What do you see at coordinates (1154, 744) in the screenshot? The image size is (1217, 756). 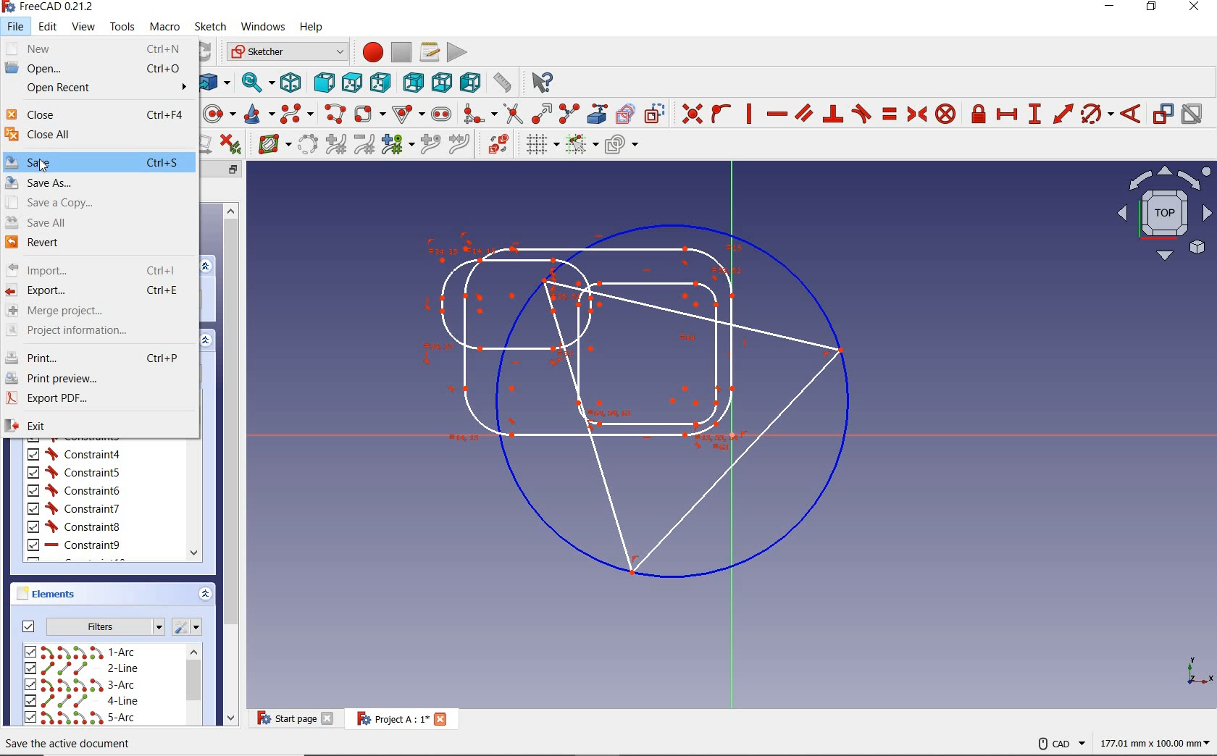 I see `177.01 mm x 100.00 mm` at bounding box center [1154, 744].